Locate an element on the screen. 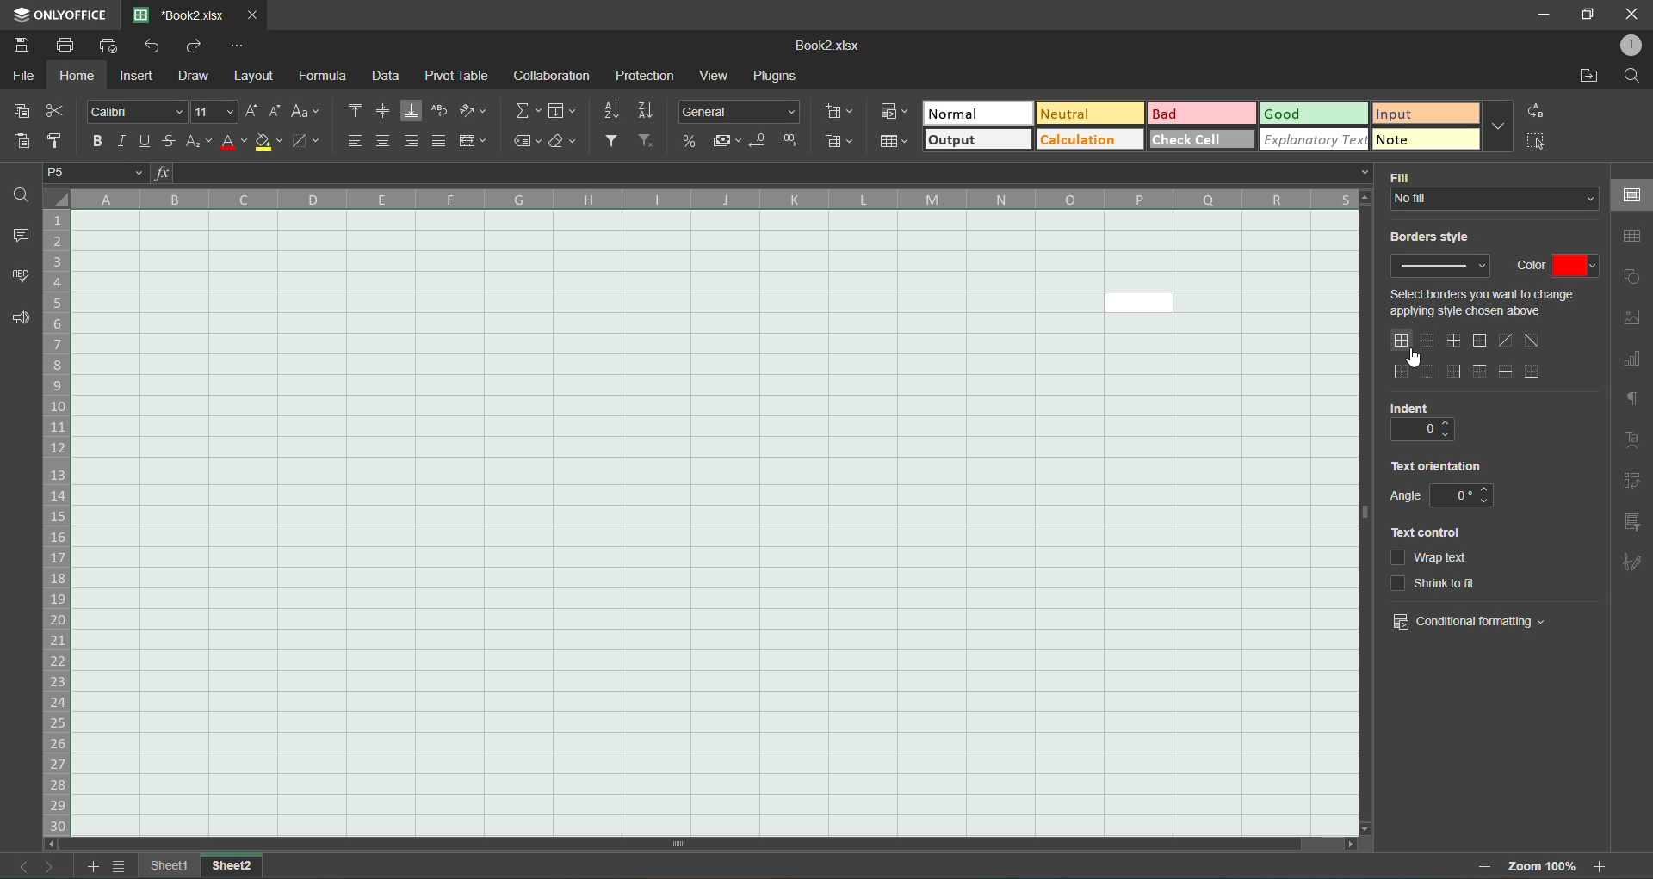 The height and width of the screenshot is (879, 1653). previous is located at coordinates (17, 864).